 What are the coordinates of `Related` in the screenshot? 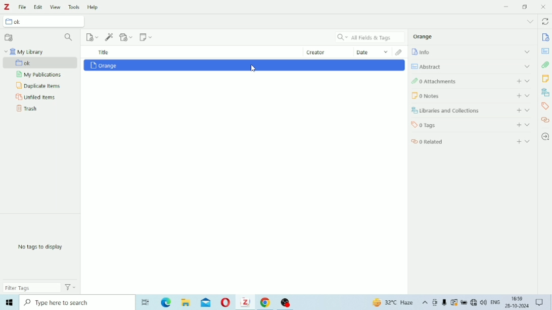 It's located at (472, 140).